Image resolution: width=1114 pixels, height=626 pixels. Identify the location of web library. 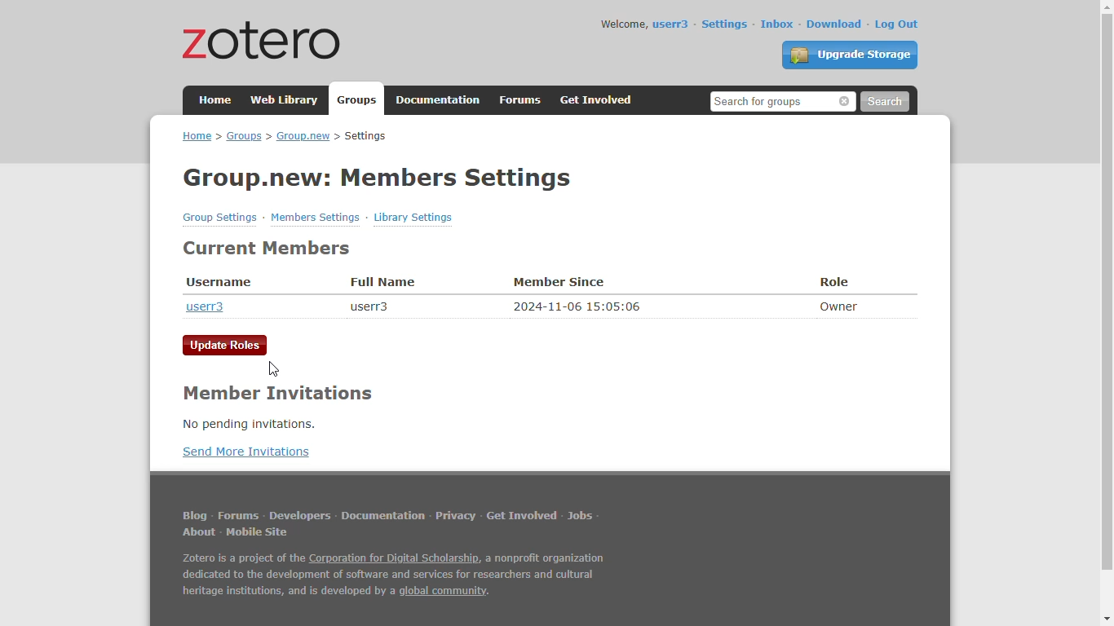
(286, 99).